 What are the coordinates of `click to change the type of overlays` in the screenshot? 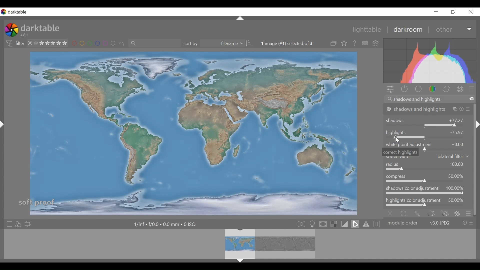 It's located at (344, 43).